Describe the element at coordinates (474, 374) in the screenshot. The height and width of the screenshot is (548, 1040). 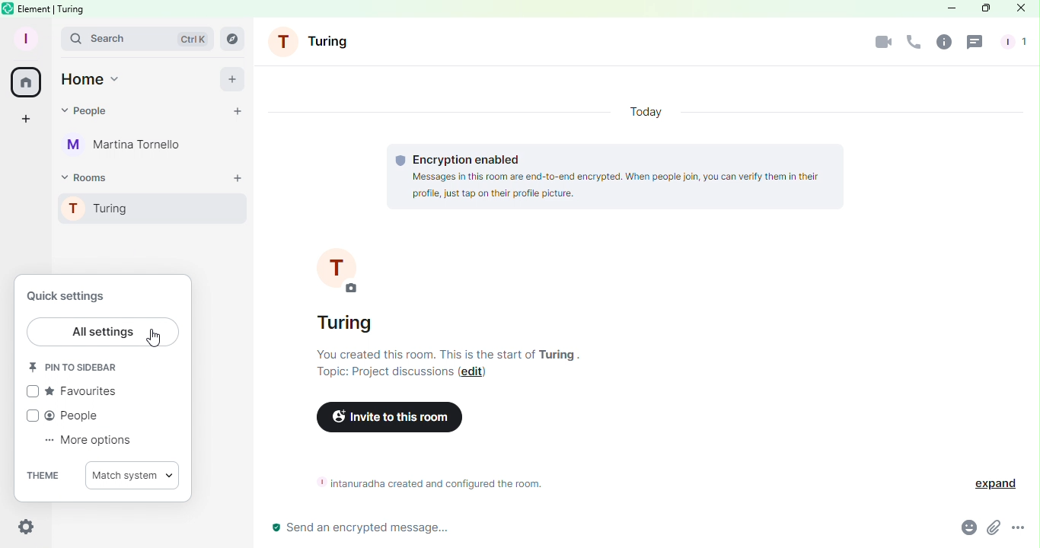
I see `Edit` at that location.